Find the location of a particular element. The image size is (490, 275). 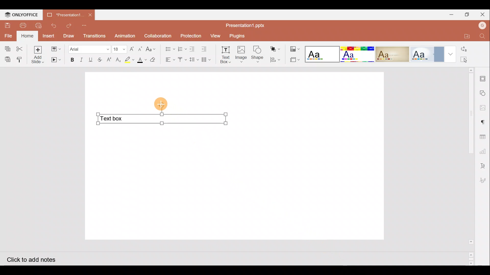

Signature settings is located at coordinates (483, 181).